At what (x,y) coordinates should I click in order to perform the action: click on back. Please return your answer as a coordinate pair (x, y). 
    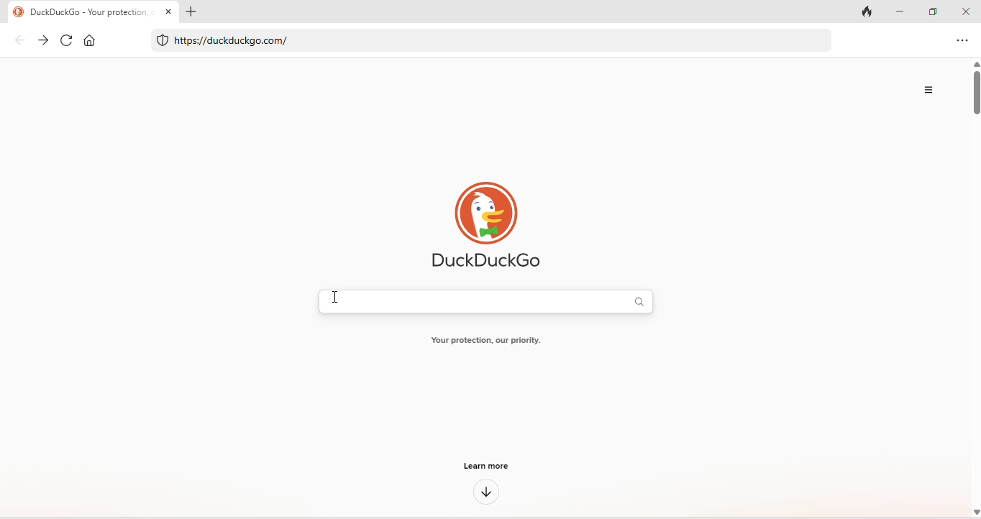
    Looking at the image, I should click on (21, 40).